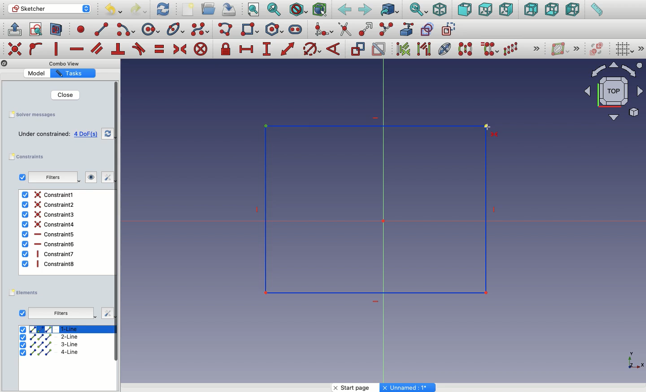 The image size is (646, 392). Describe the element at coordinates (489, 49) in the screenshot. I see `Clone` at that location.